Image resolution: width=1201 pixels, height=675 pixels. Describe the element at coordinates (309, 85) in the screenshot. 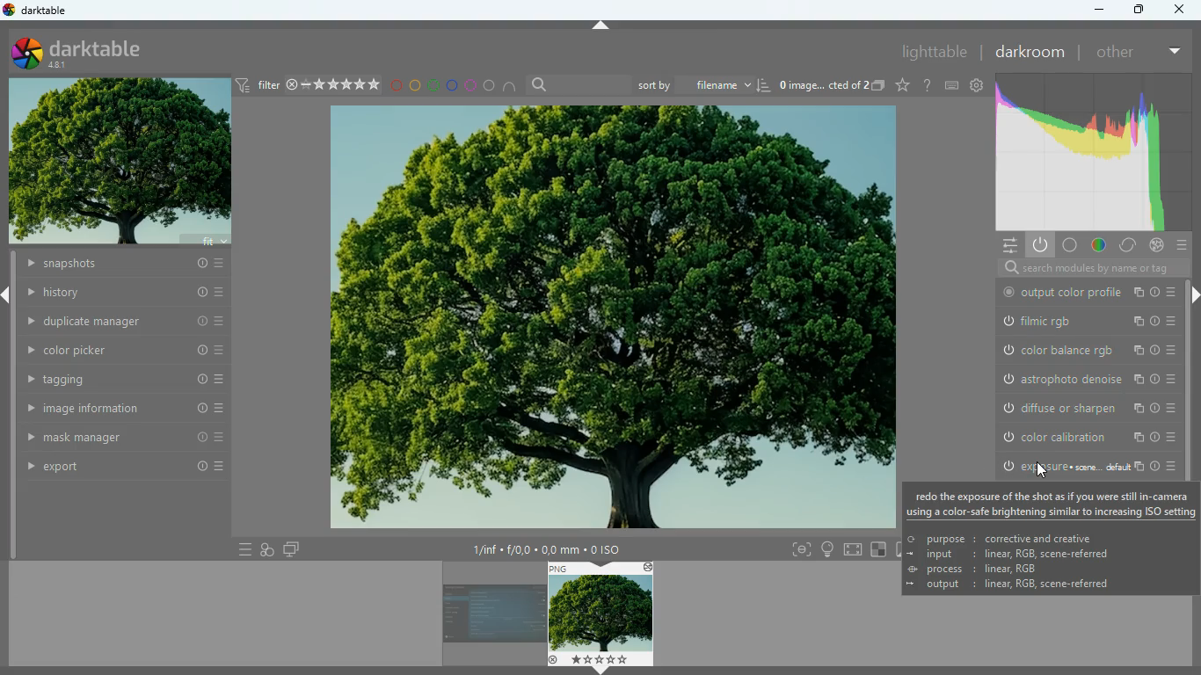

I see `filter` at that location.